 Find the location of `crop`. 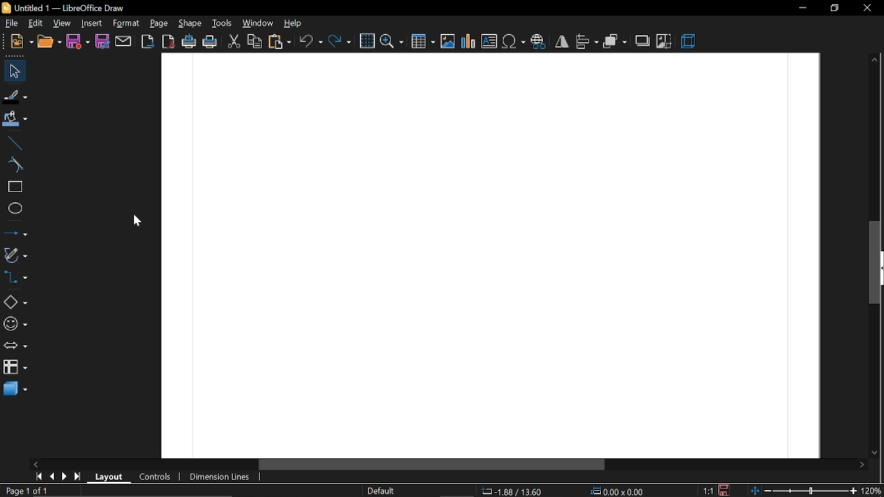

crop is located at coordinates (664, 43).